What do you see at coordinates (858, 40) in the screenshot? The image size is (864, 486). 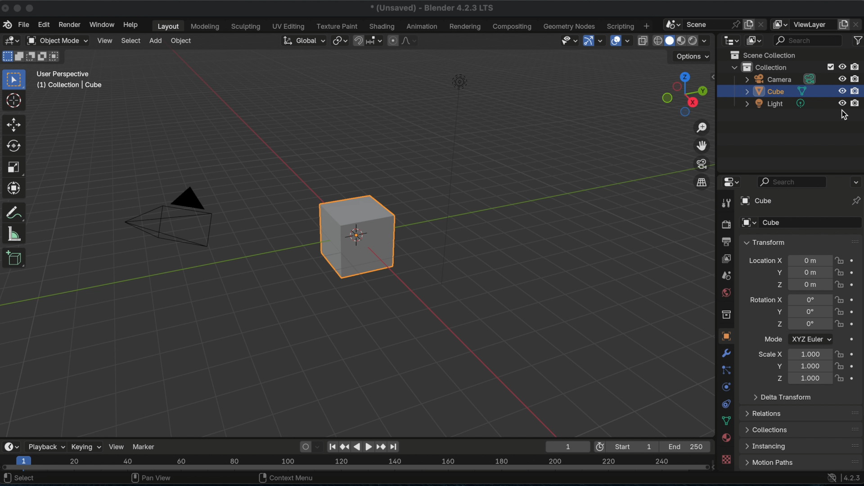 I see `filter` at bounding box center [858, 40].